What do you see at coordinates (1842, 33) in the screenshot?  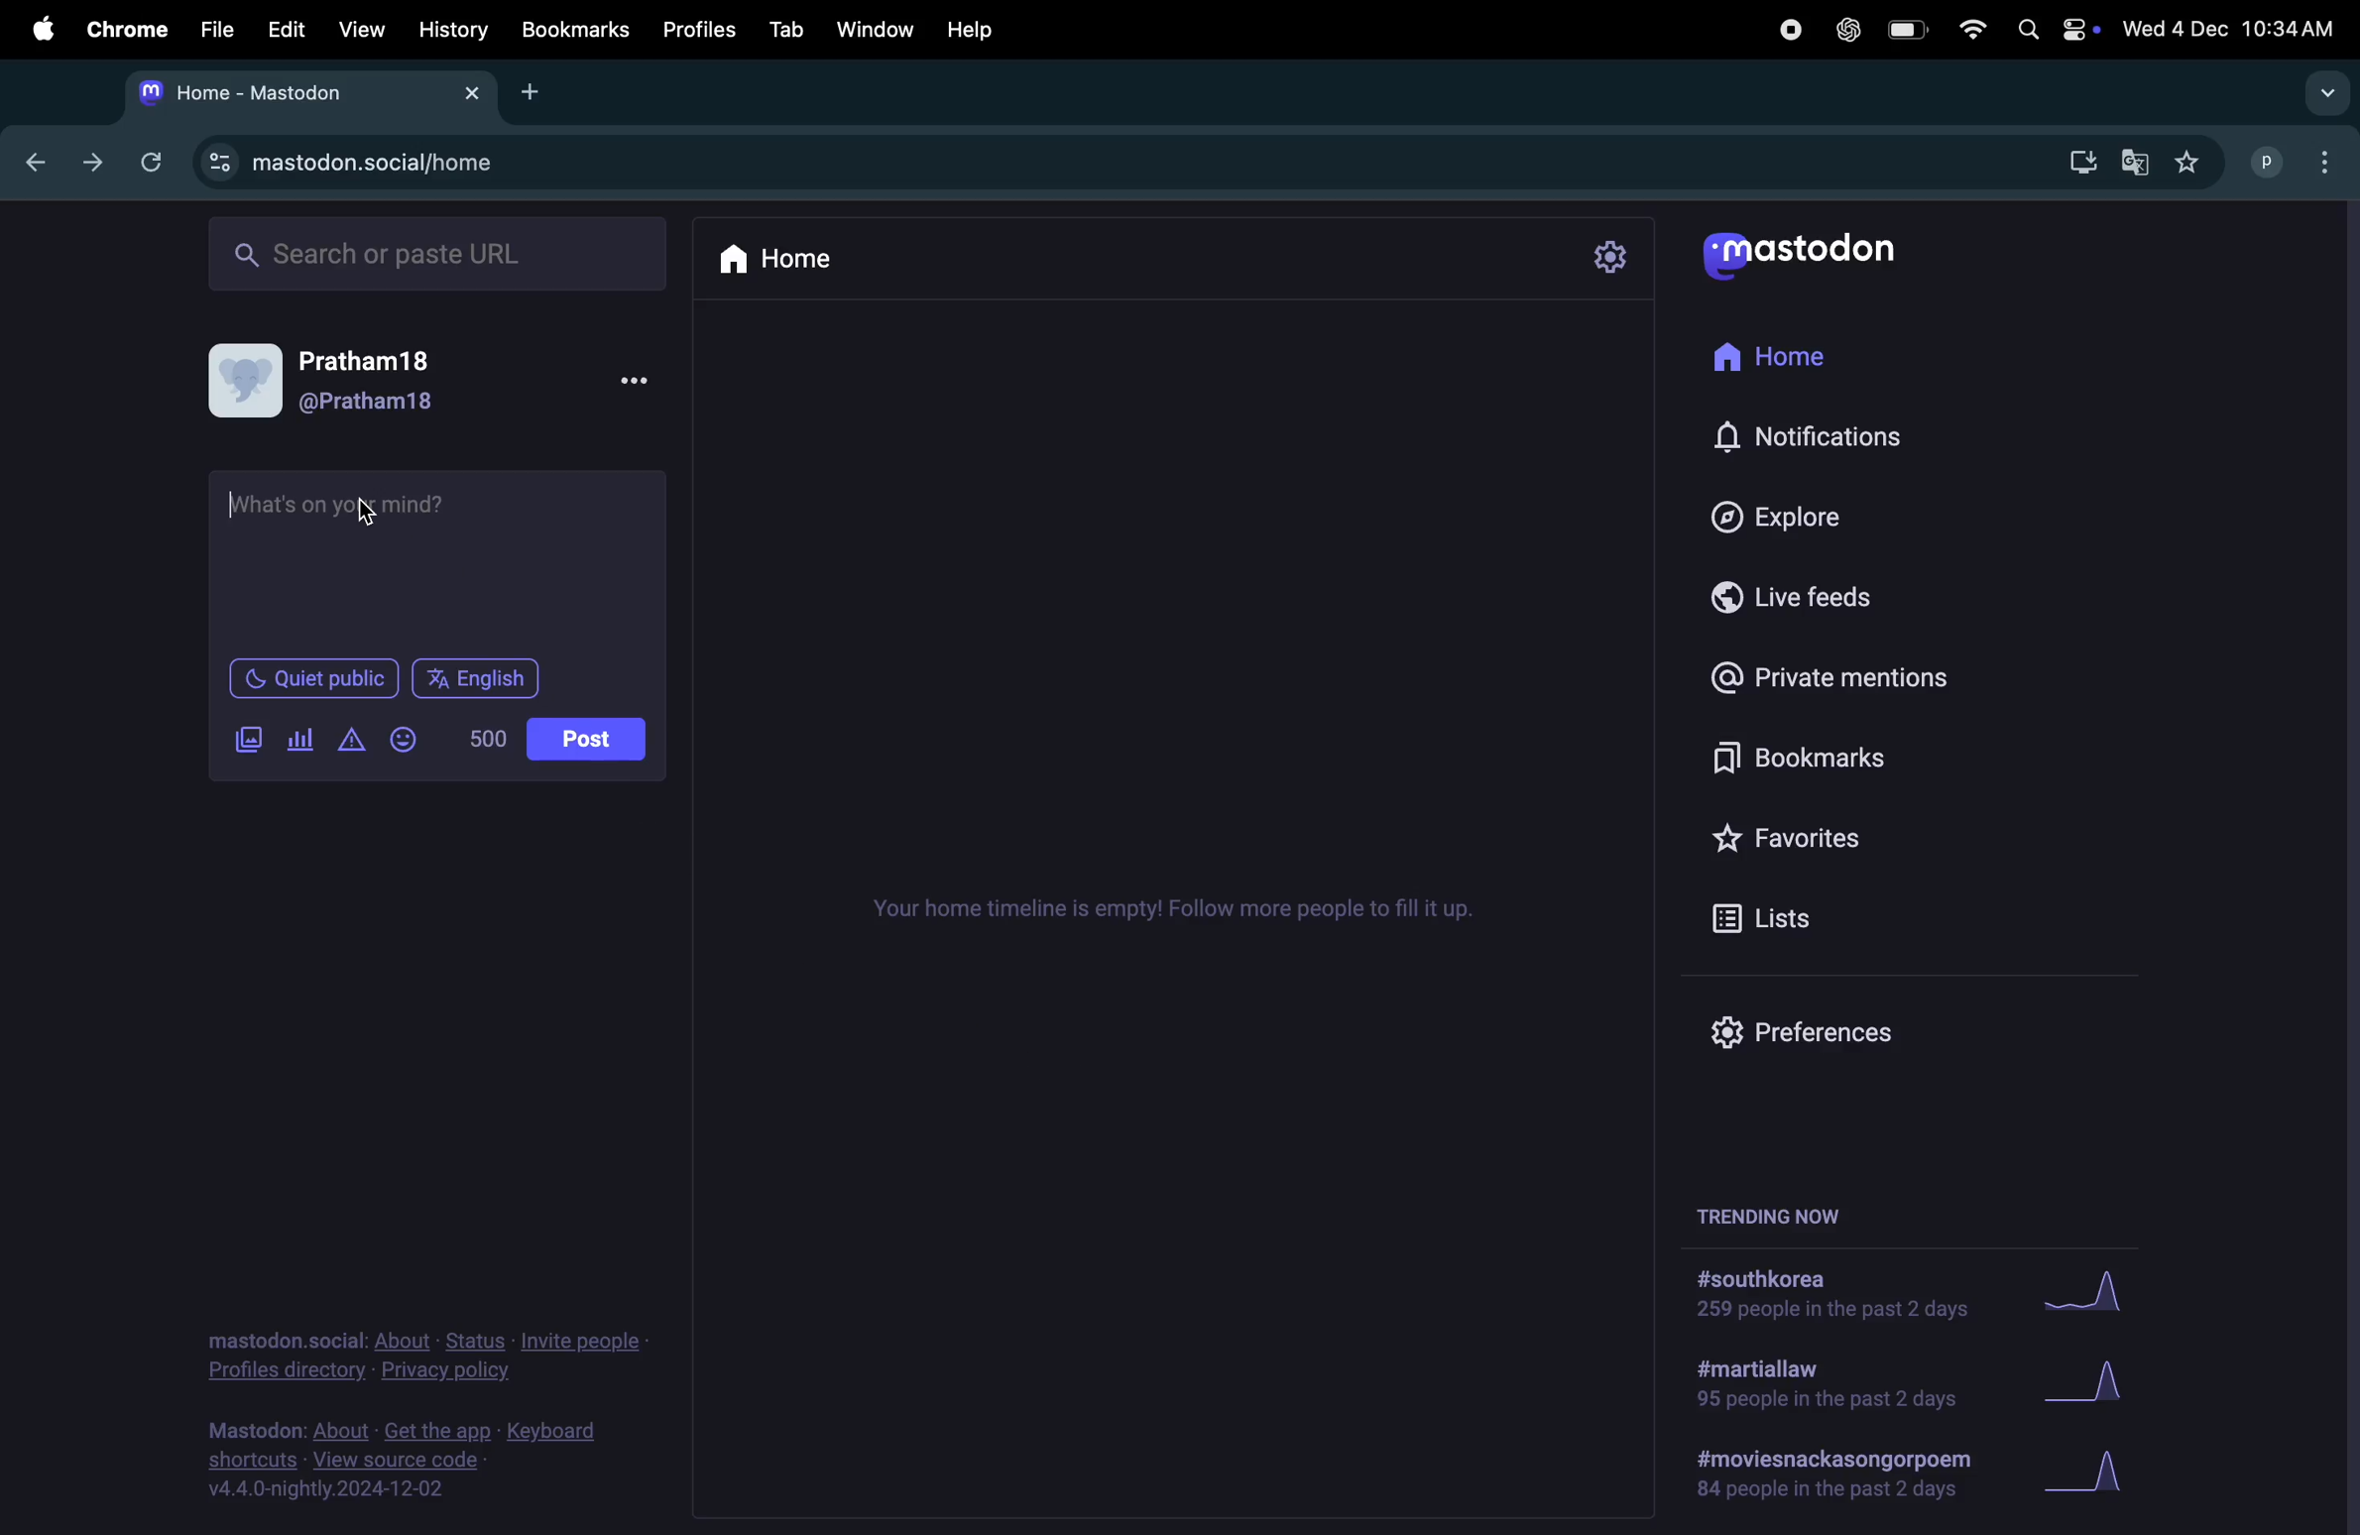 I see `chatgpt` at bounding box center [1842, 33].